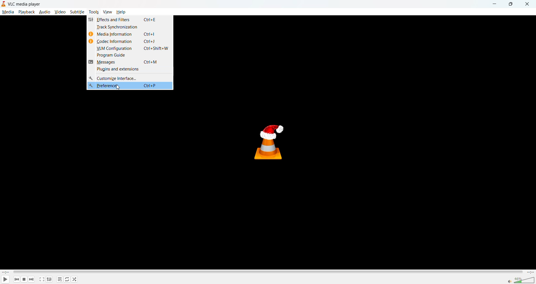  Describe the element at coordinates (112, 55) in the screenshot. I see `program guide` at that location.